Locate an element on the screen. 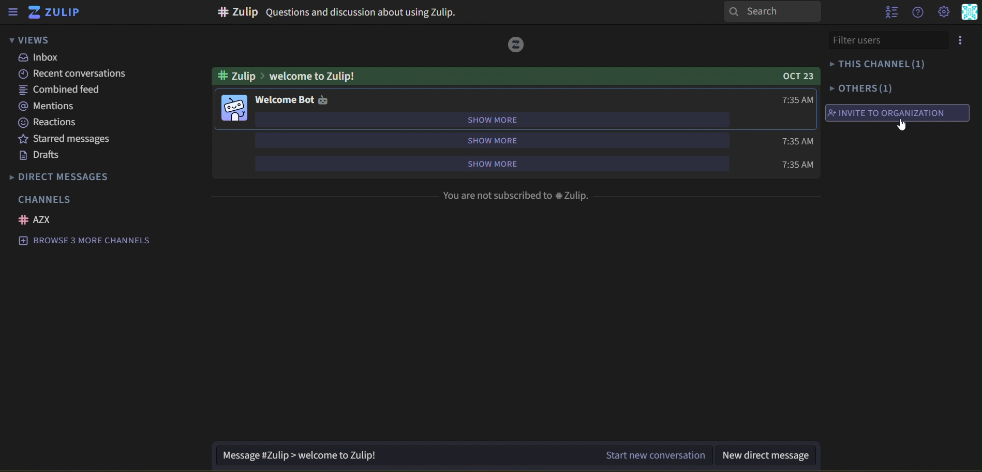 This screenshot has width=982, height=472. show more is located at coordinates (493, 120).